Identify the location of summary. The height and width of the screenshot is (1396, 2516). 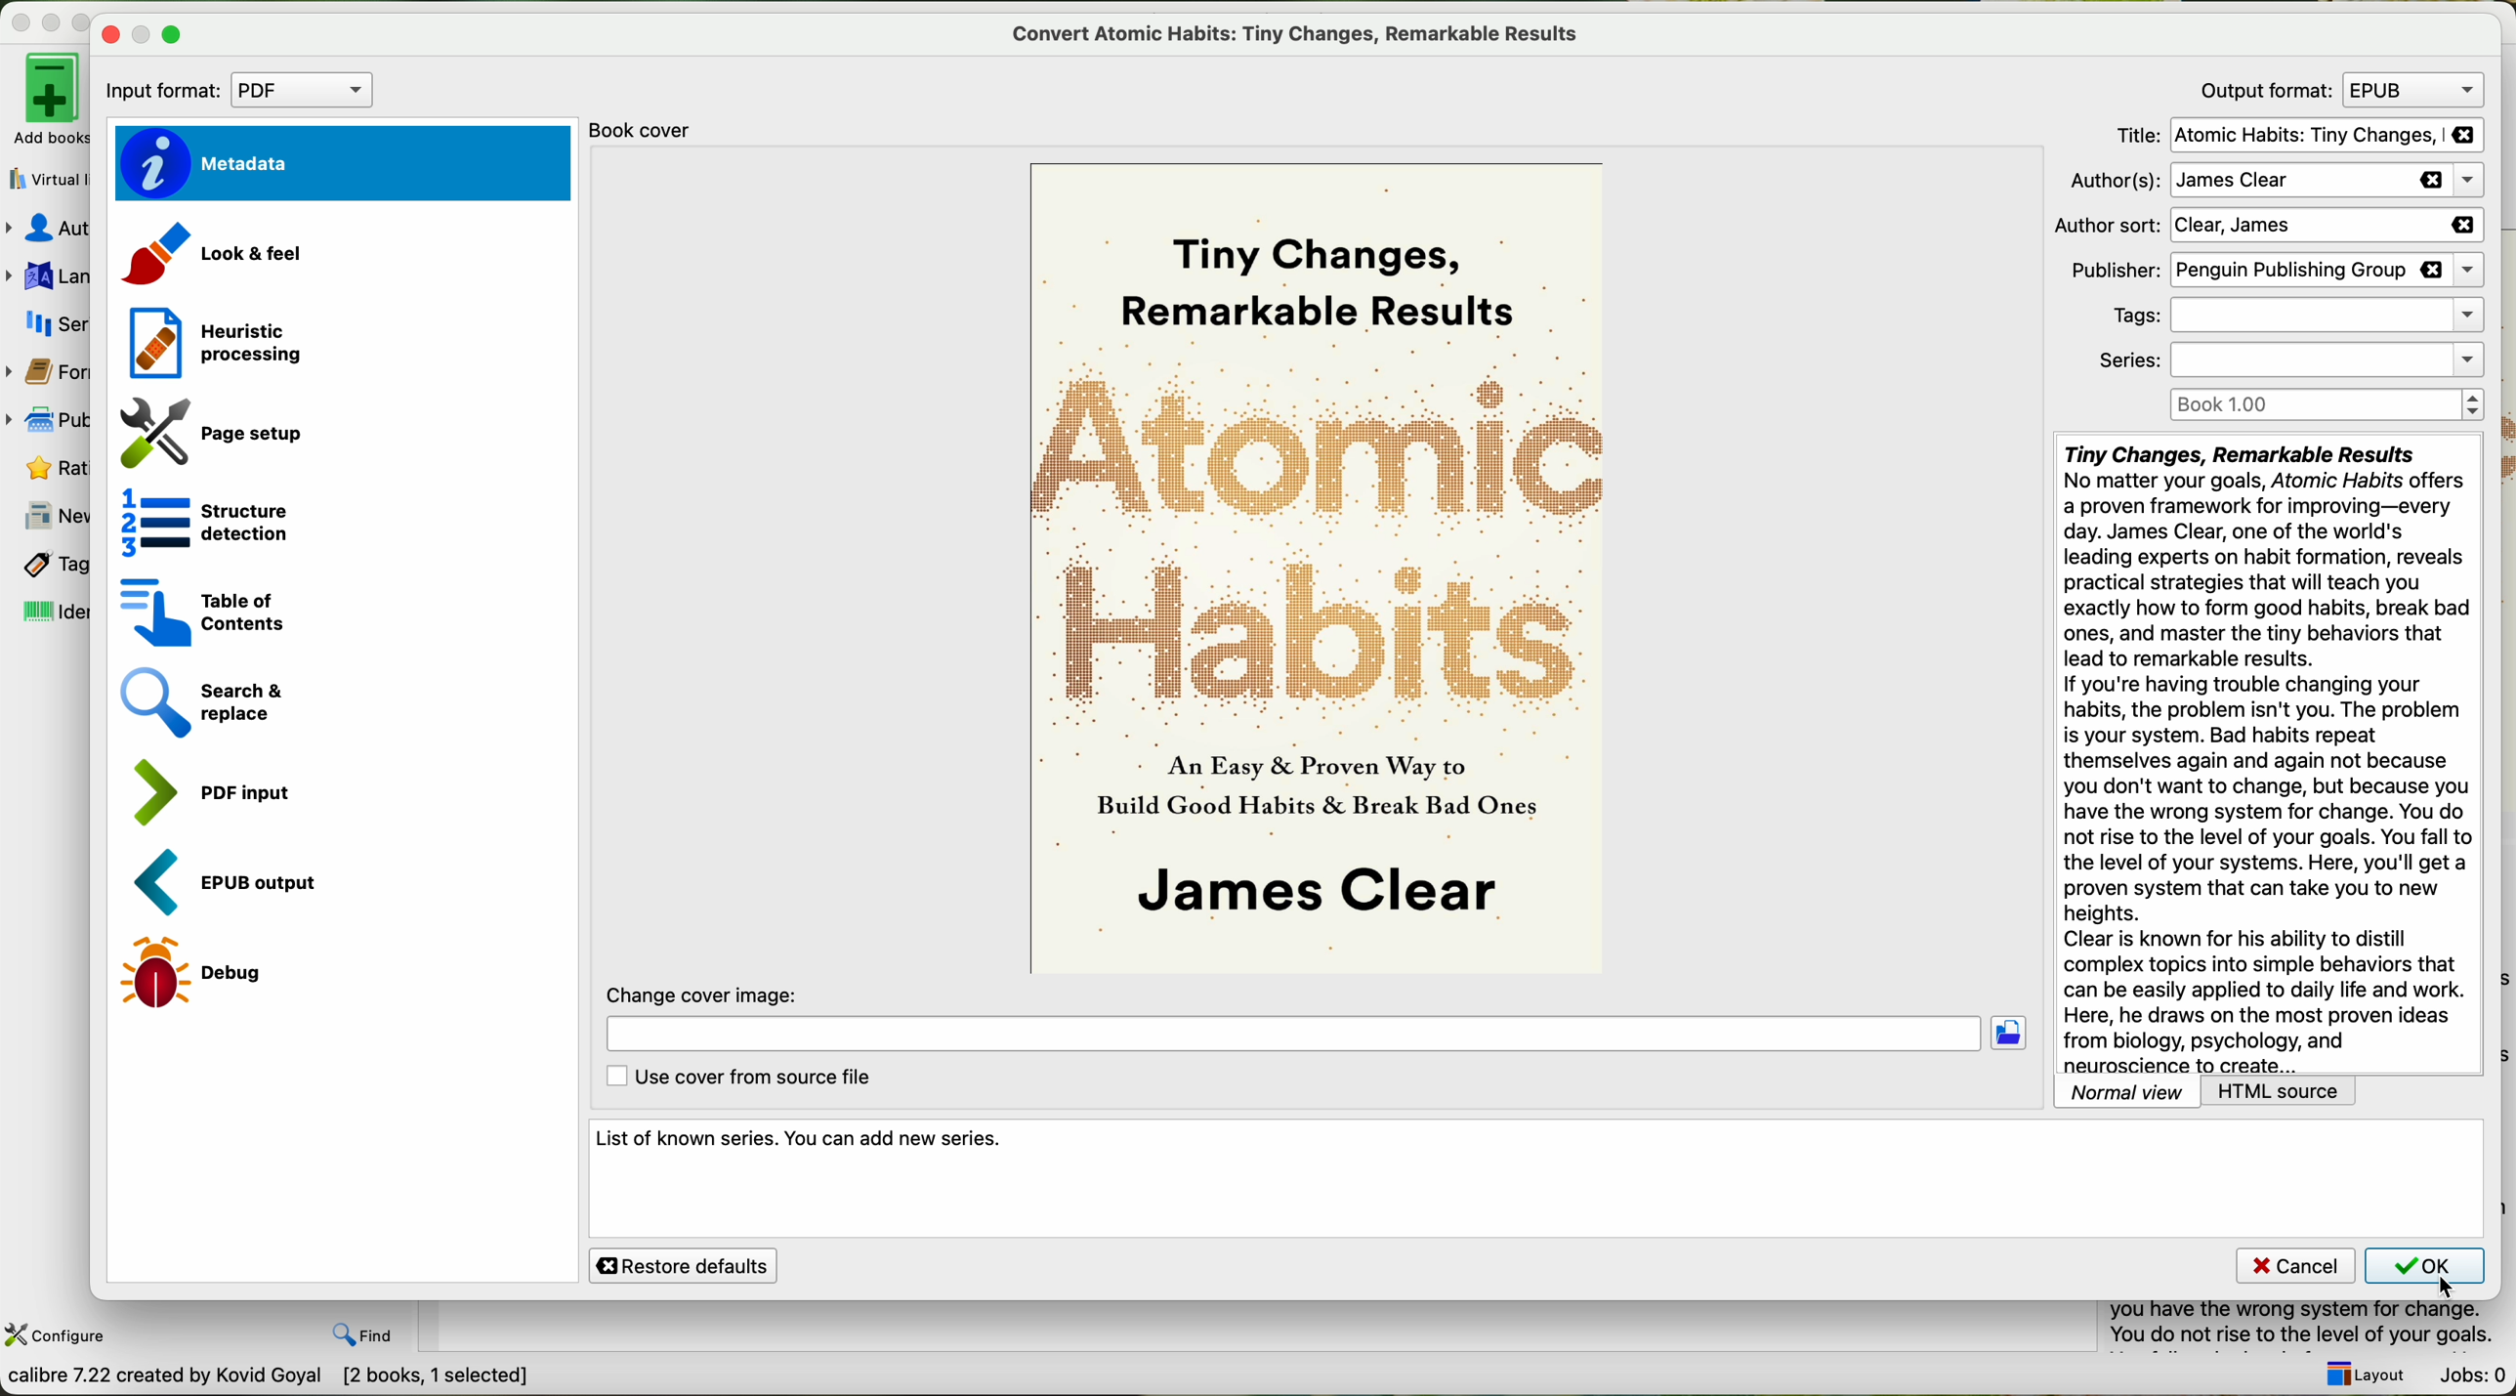
(2312, 1328).